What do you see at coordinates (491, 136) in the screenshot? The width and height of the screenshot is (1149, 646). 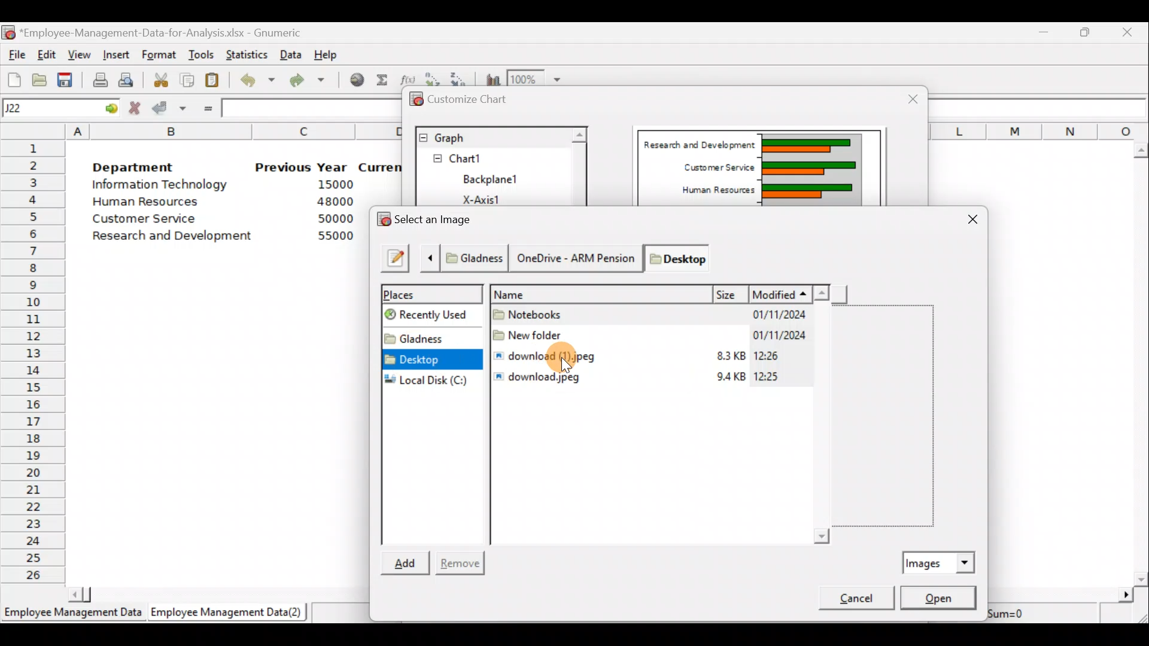 I see `Graph` at bounding box center [491, 136].